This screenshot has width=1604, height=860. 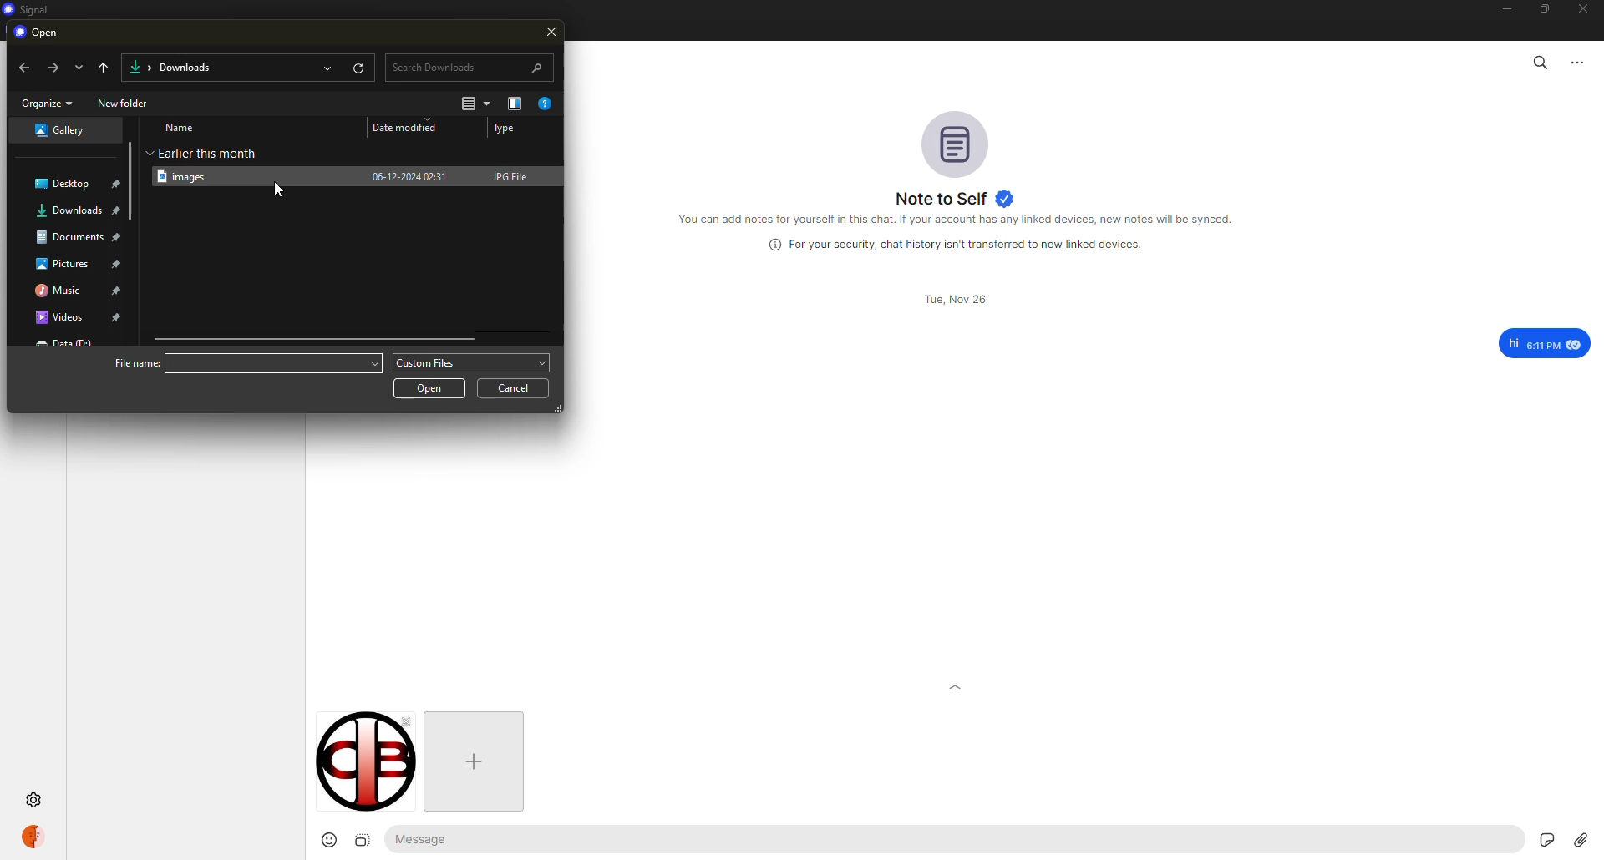 I want to click on image, so click(x=188, y=176).